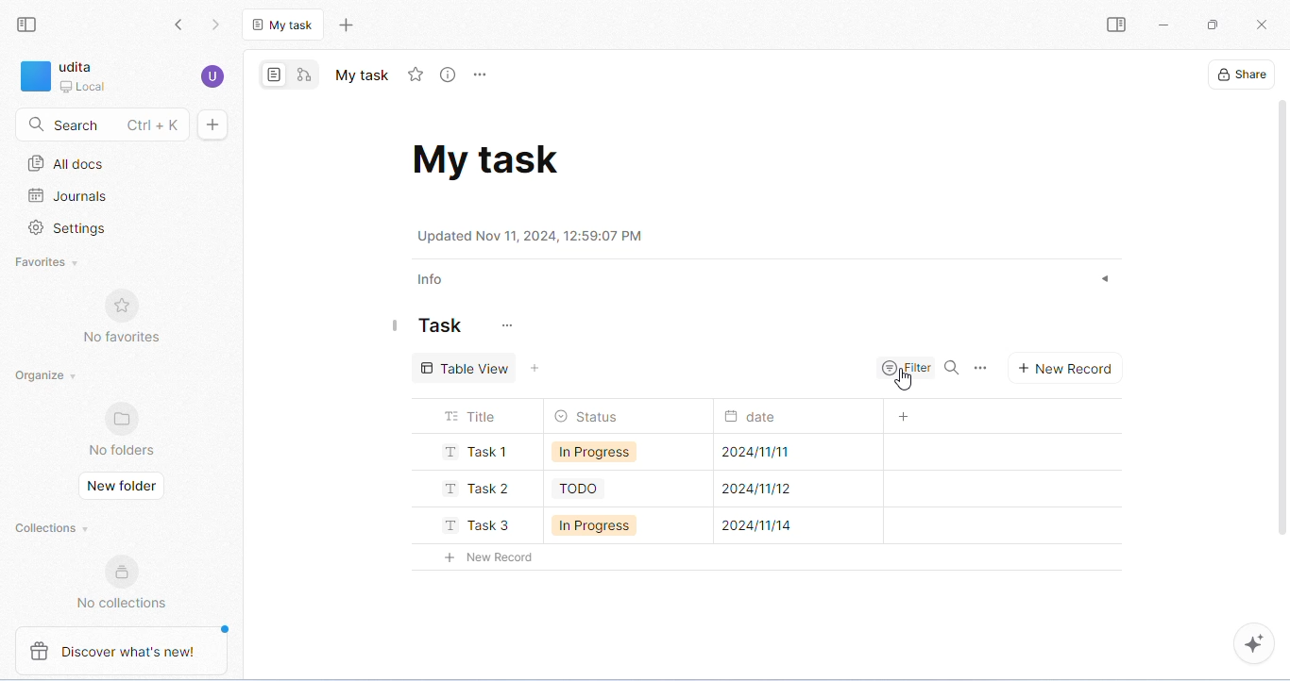 This screenshot has height=681, width=1290. What do you see at coordinates (285, 24) in the screenshot?
I see `current tab` at bounding box center [285, 24].